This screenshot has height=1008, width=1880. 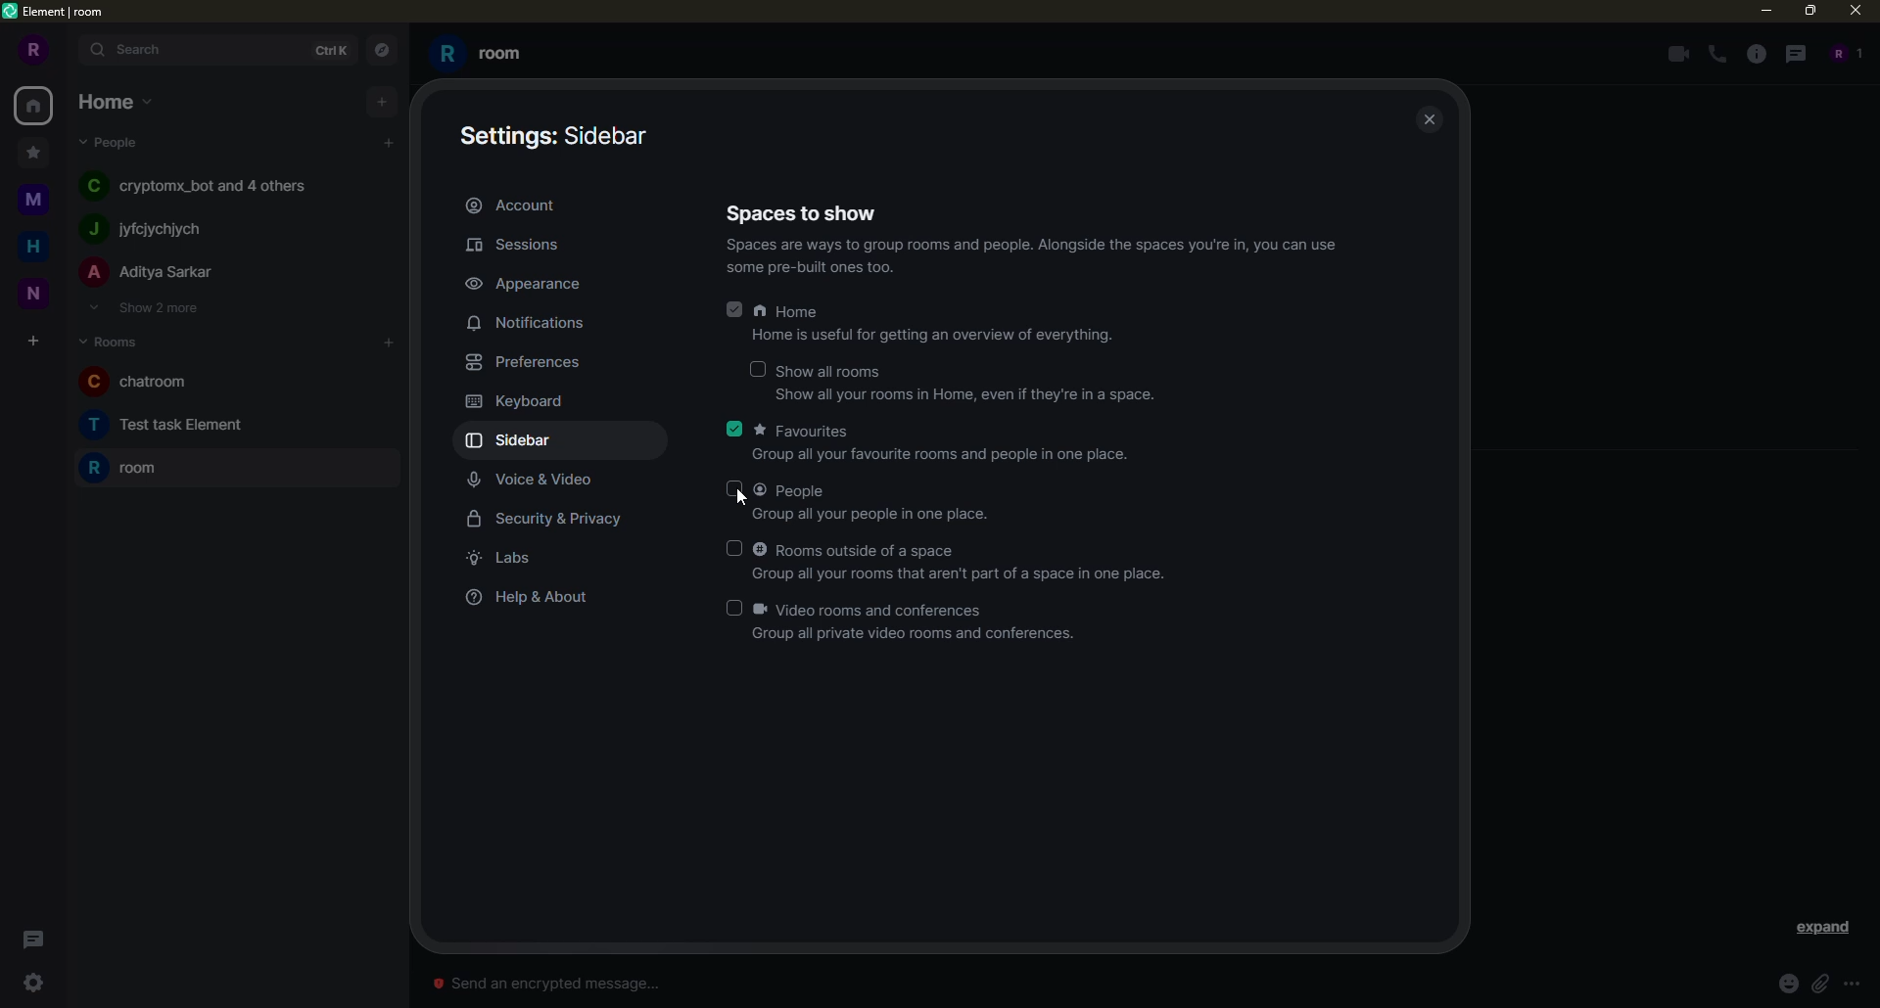 What do you see at coordinates (518, 402) in the screenshot?
I see `keyboard` at bounding box center [518, 402].